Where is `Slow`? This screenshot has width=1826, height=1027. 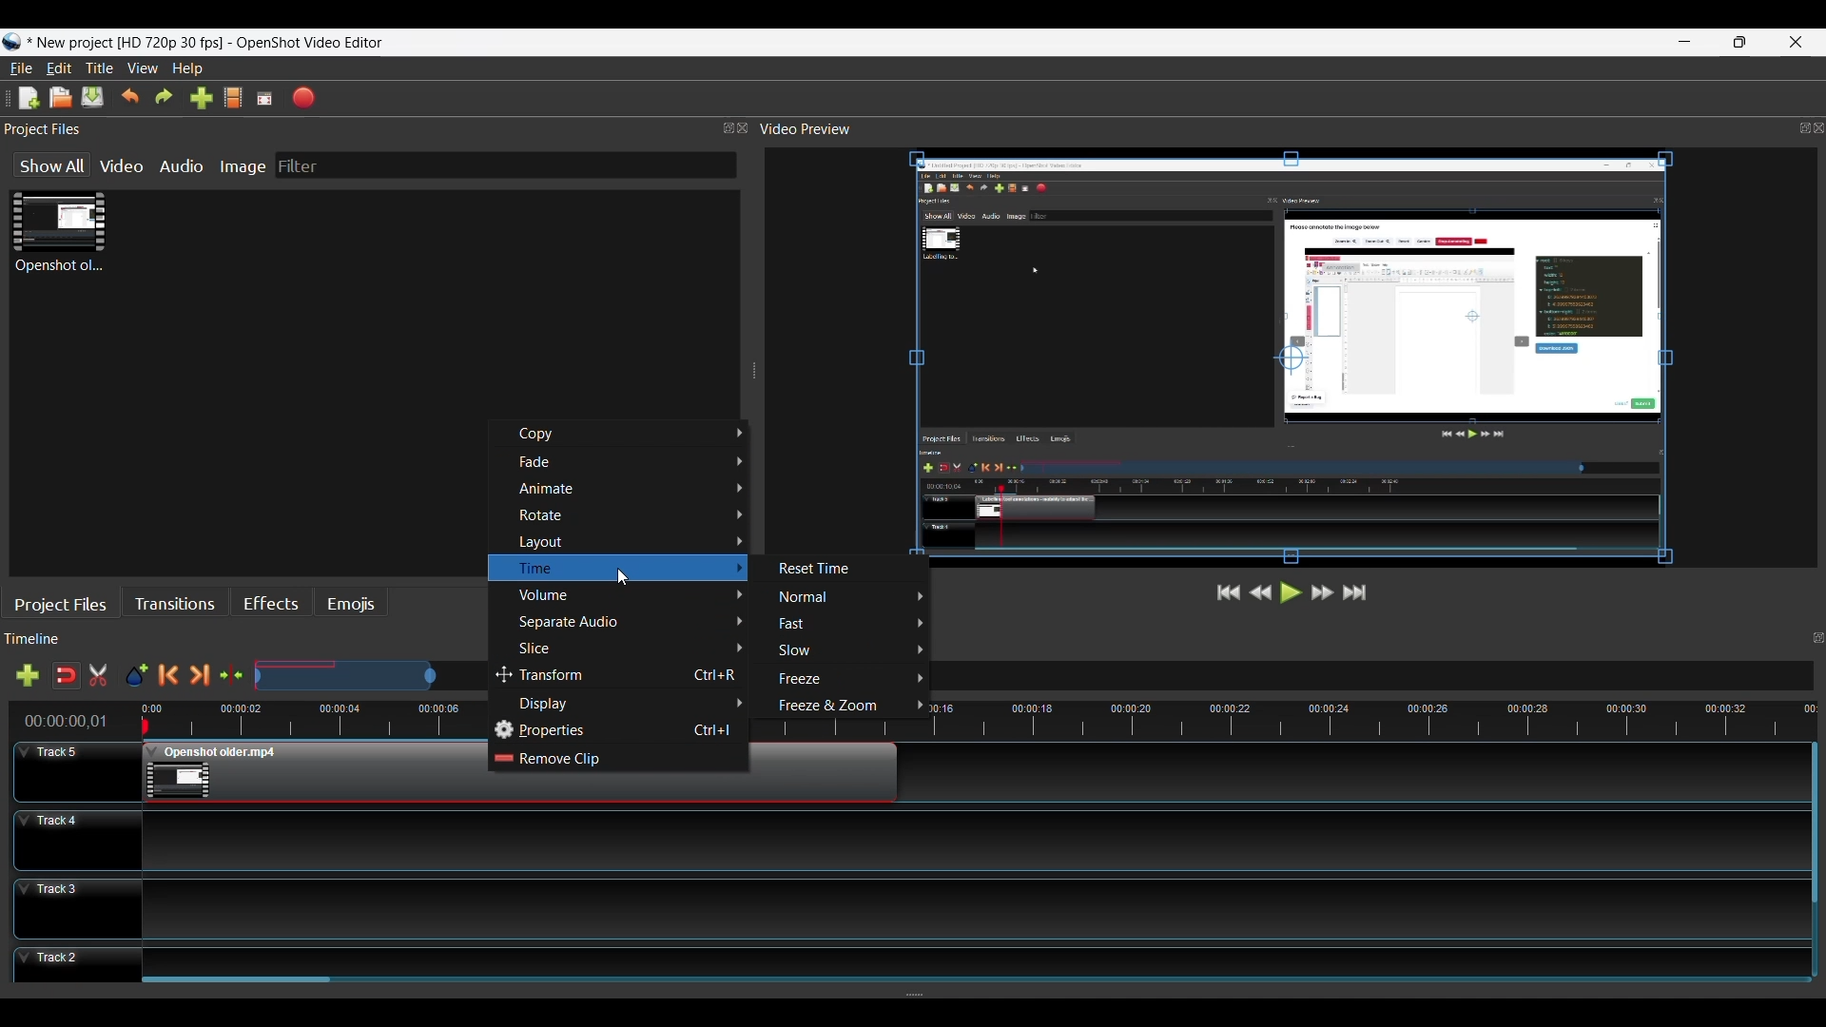 Slow is located at coordinates (845, 650).